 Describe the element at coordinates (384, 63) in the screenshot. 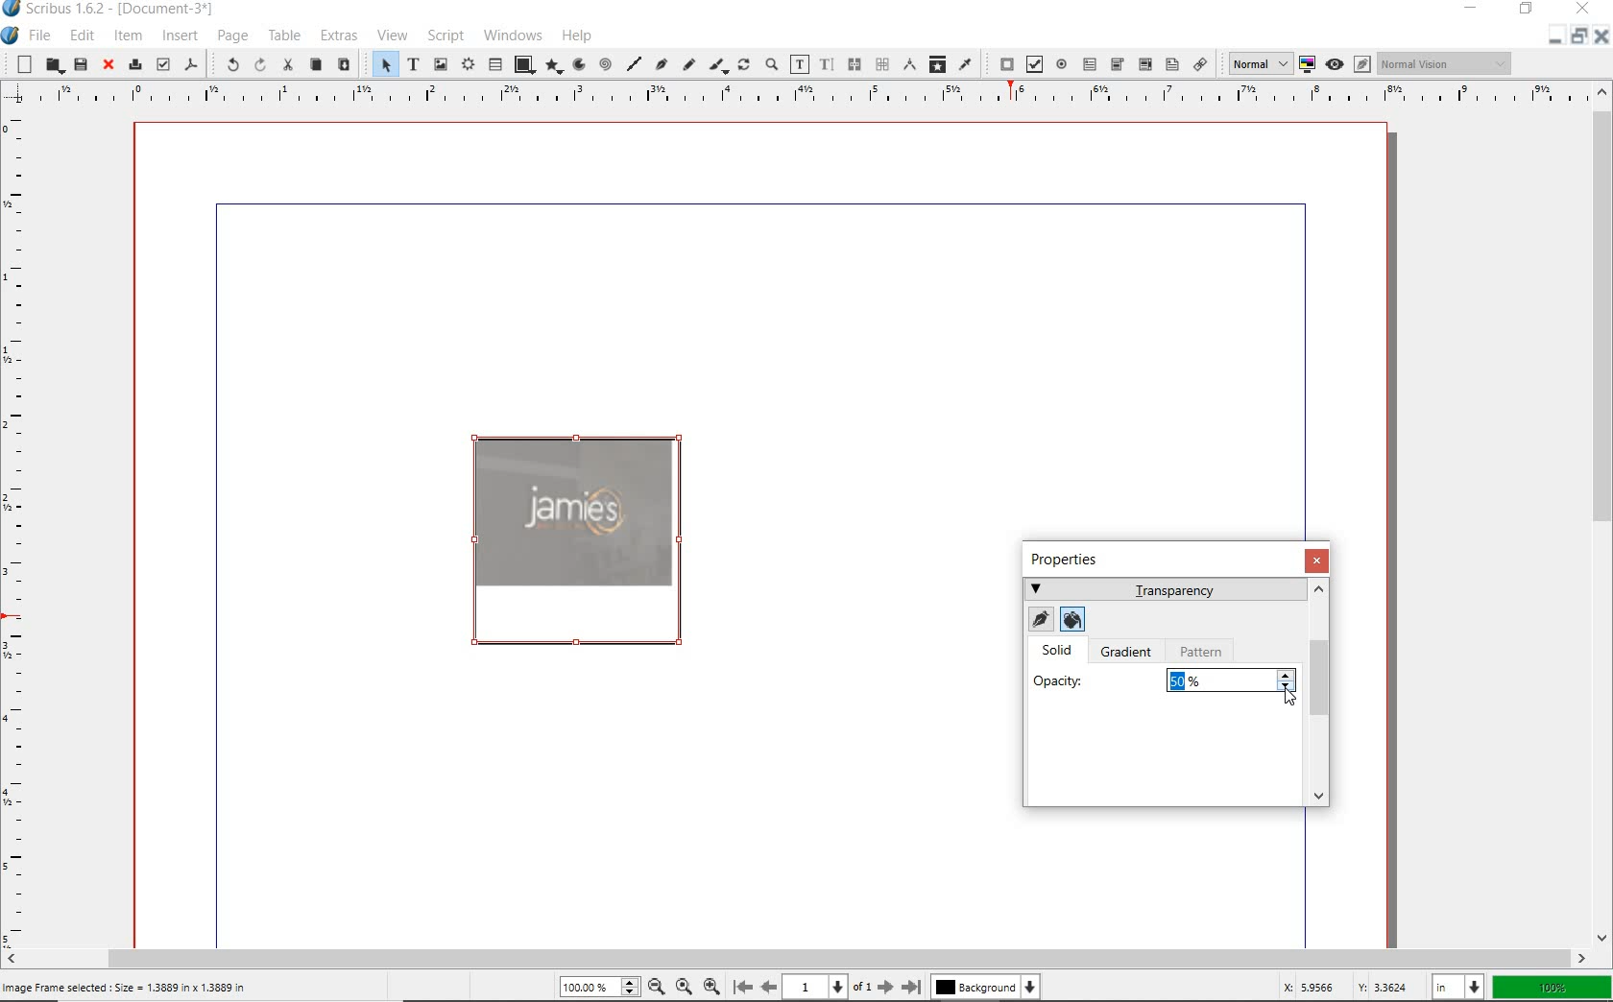

I see `SELECT` at that location.